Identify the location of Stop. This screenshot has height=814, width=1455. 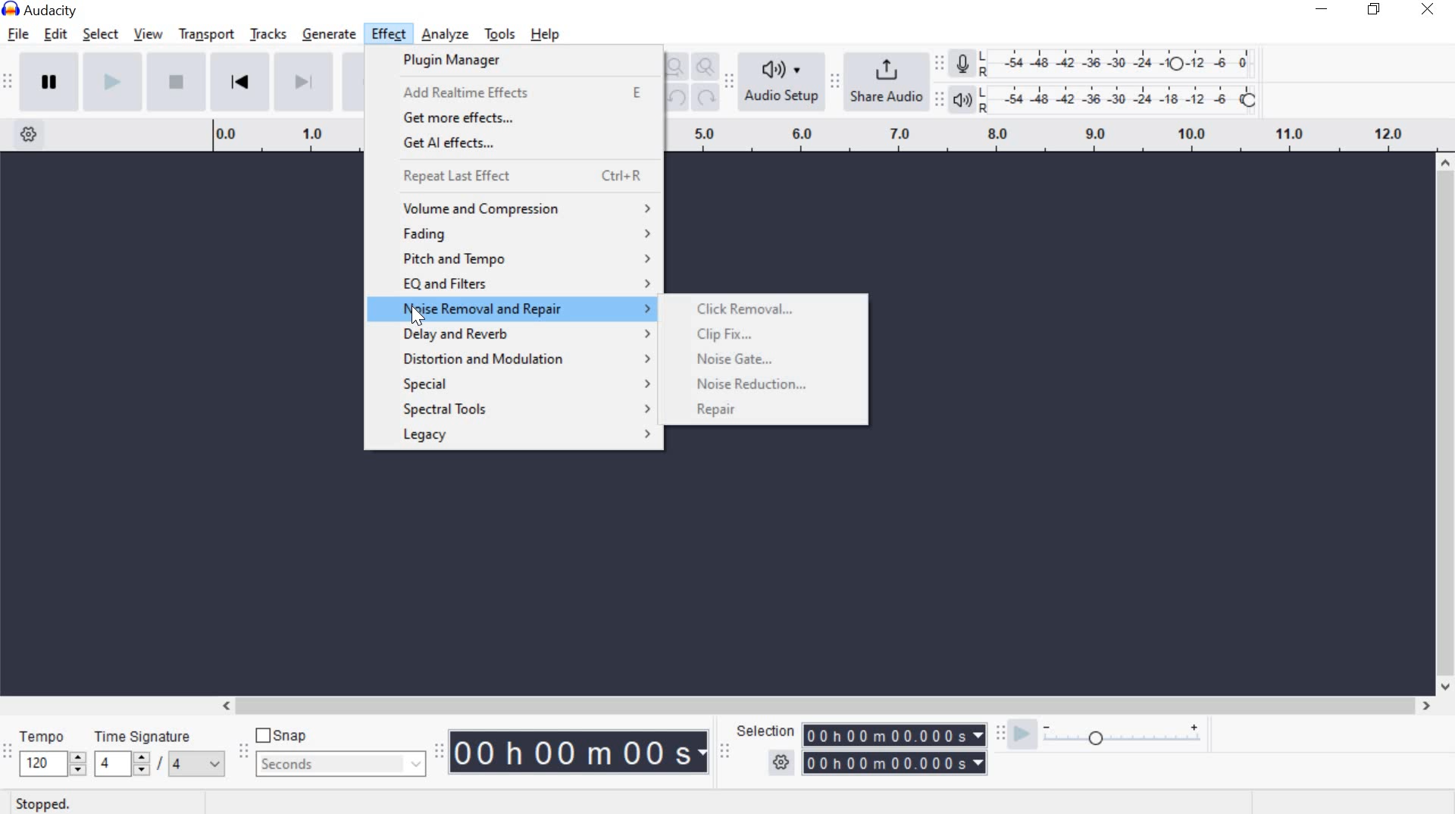
(174, 84).